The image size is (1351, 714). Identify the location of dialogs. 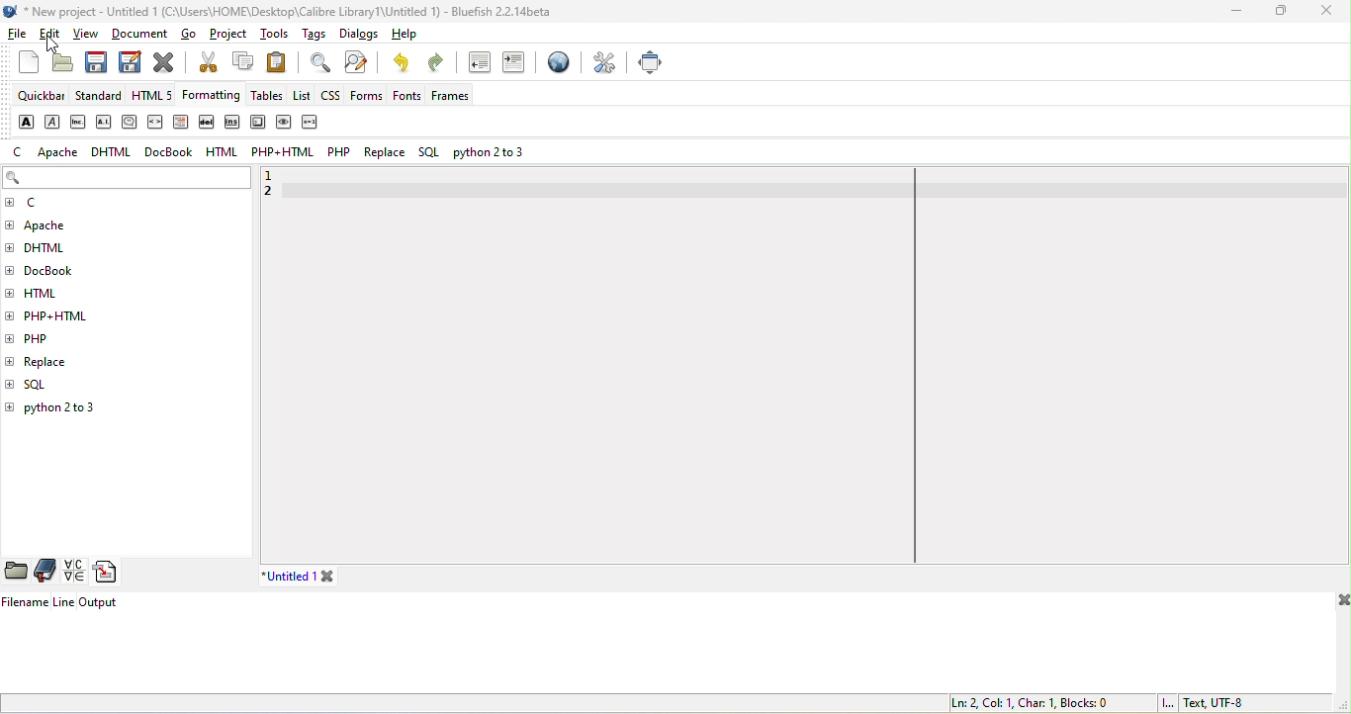
(355, 36).